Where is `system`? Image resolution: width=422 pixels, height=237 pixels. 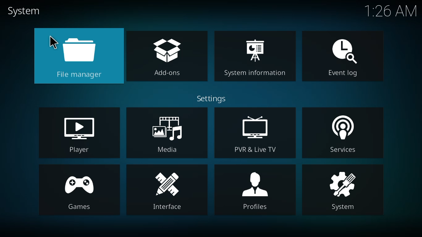
system is located at coordinates (26, 11).